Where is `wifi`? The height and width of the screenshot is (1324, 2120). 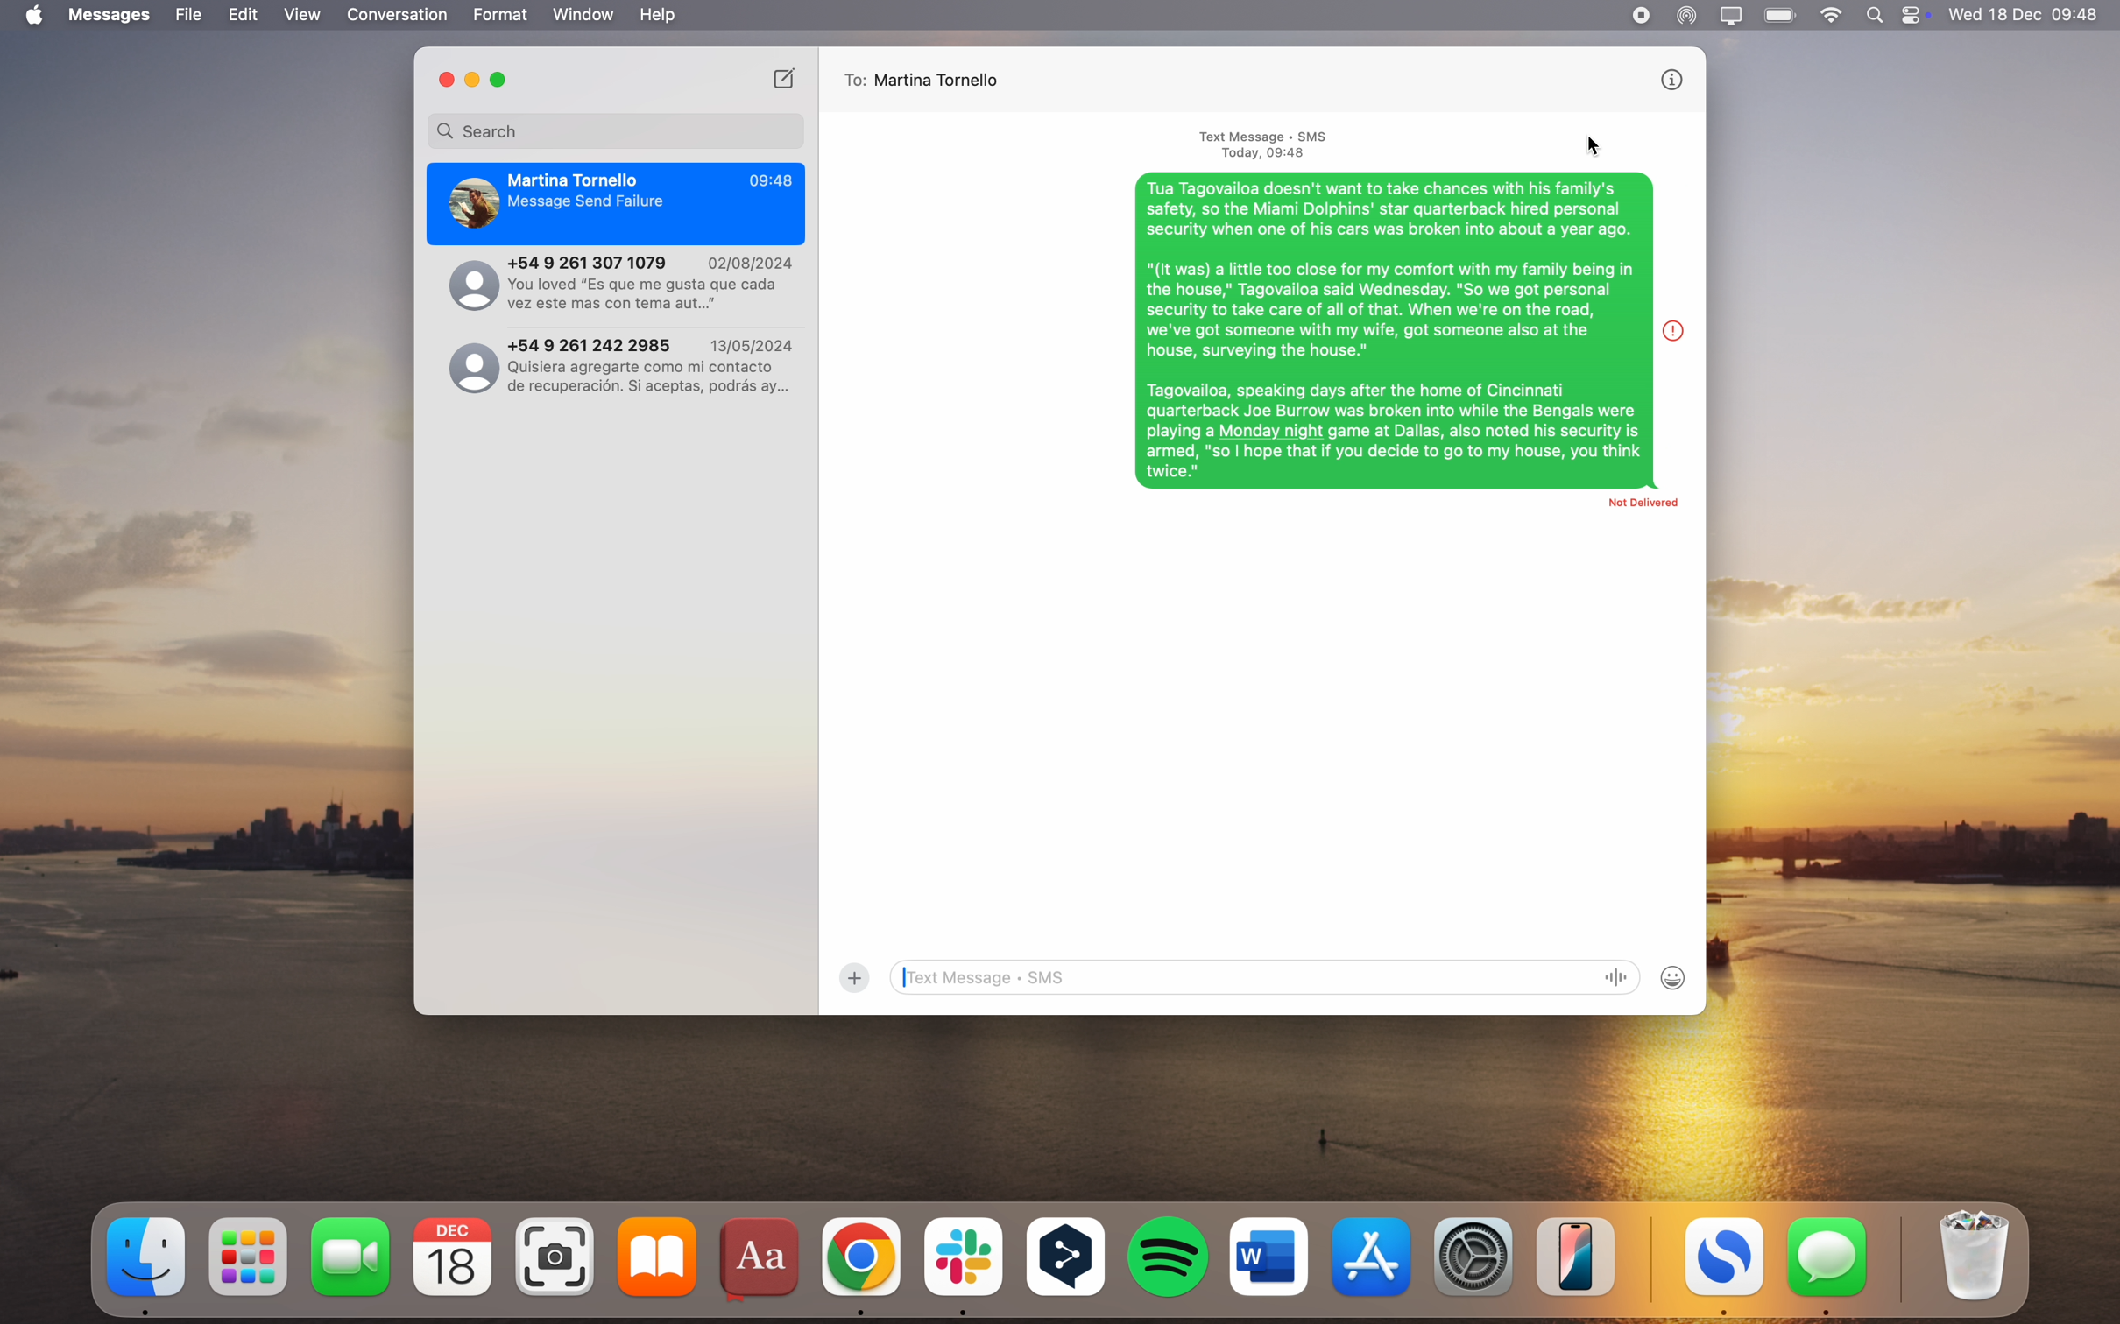
wifi is located at coordinates (1833, 16).